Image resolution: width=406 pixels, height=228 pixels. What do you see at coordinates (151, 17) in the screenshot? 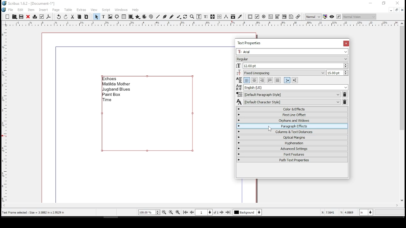
I see `spiral` at bounding box center [151, 17].